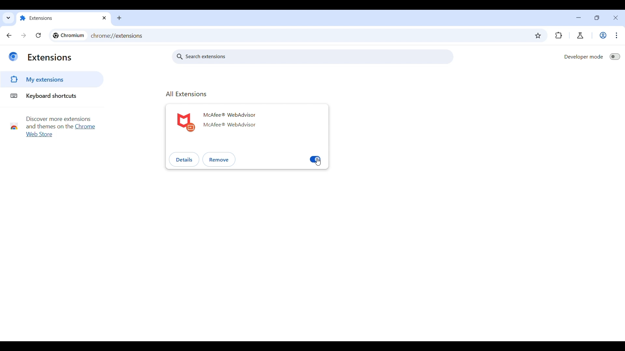  What do you see at coordinates (187, 94) in the screenshot?
I see `All Extensions` at bounding box center [187, 94].